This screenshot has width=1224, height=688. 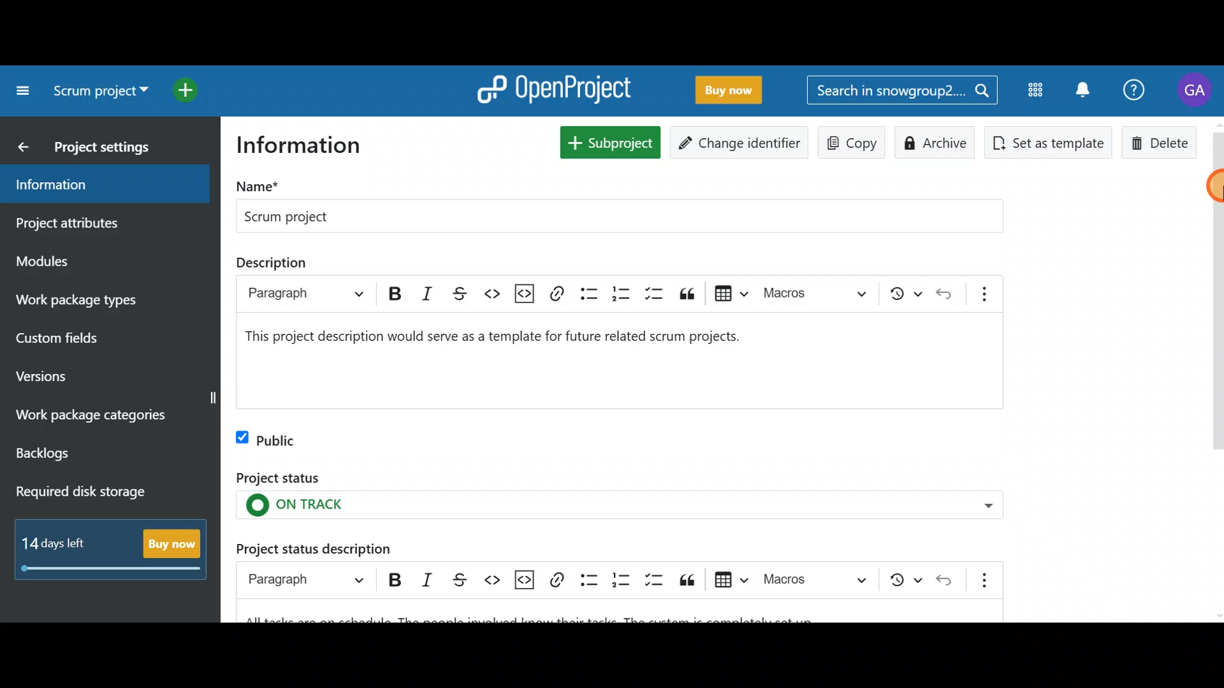 I want to click on Work package types, so click(x=103, y=299).